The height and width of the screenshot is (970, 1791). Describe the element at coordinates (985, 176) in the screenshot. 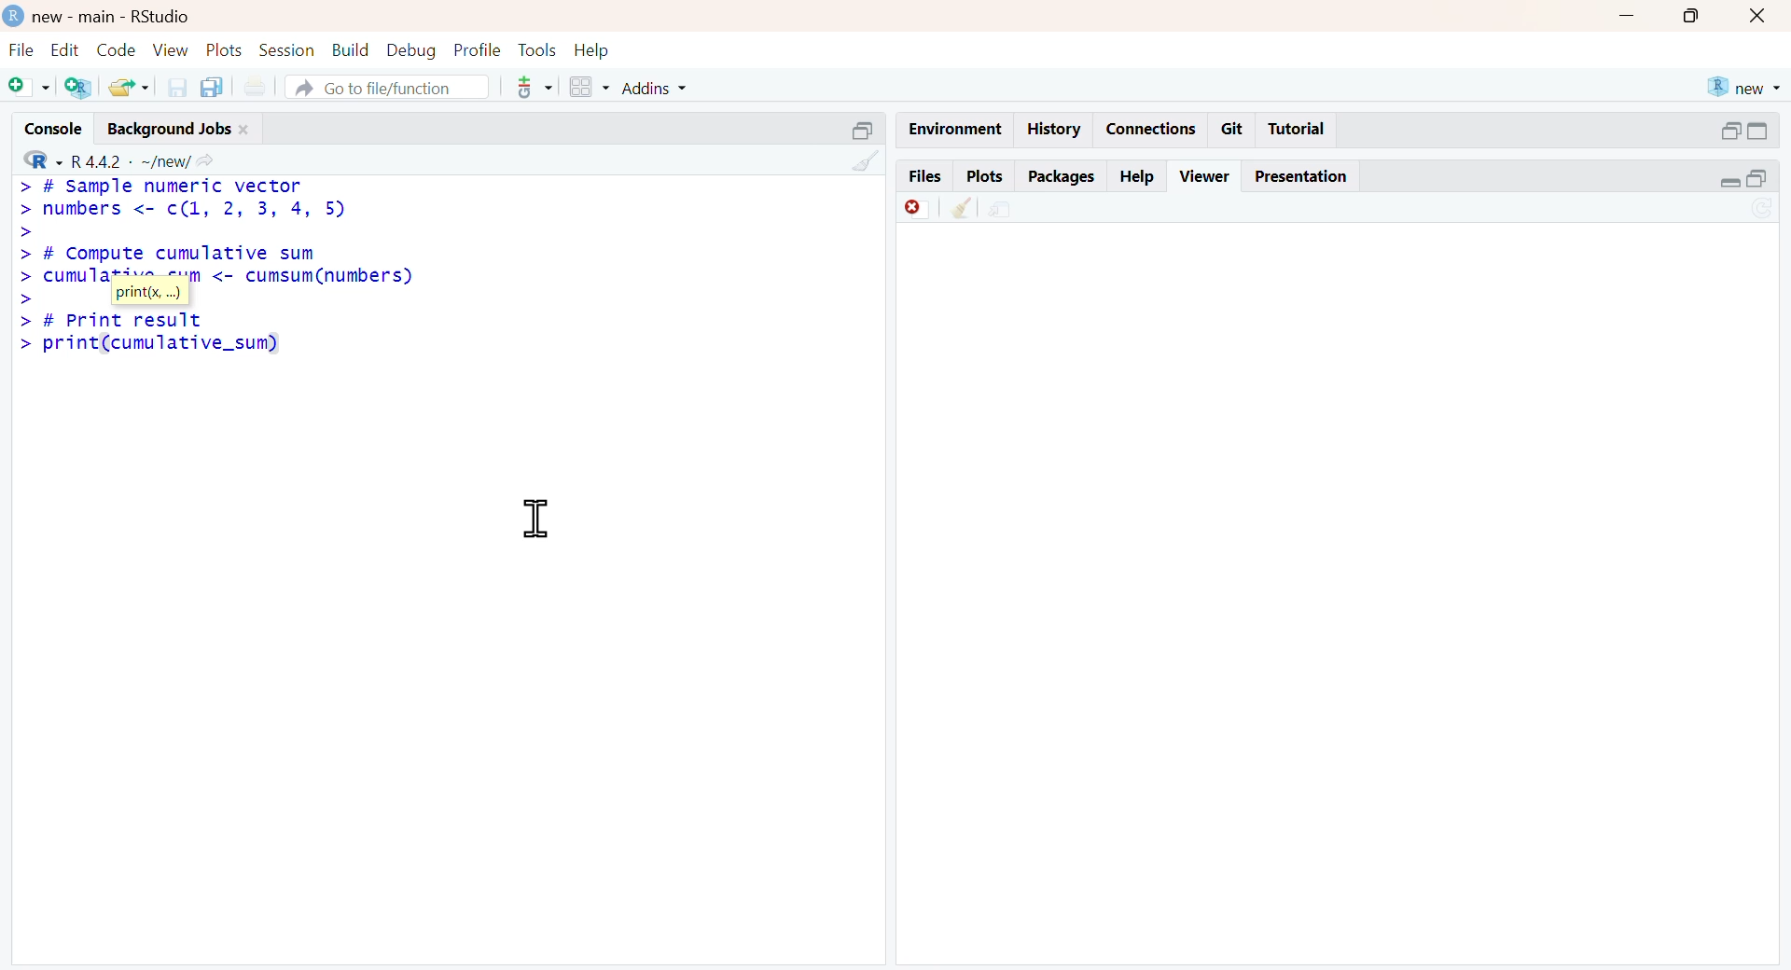

I see `Plots` at that location.